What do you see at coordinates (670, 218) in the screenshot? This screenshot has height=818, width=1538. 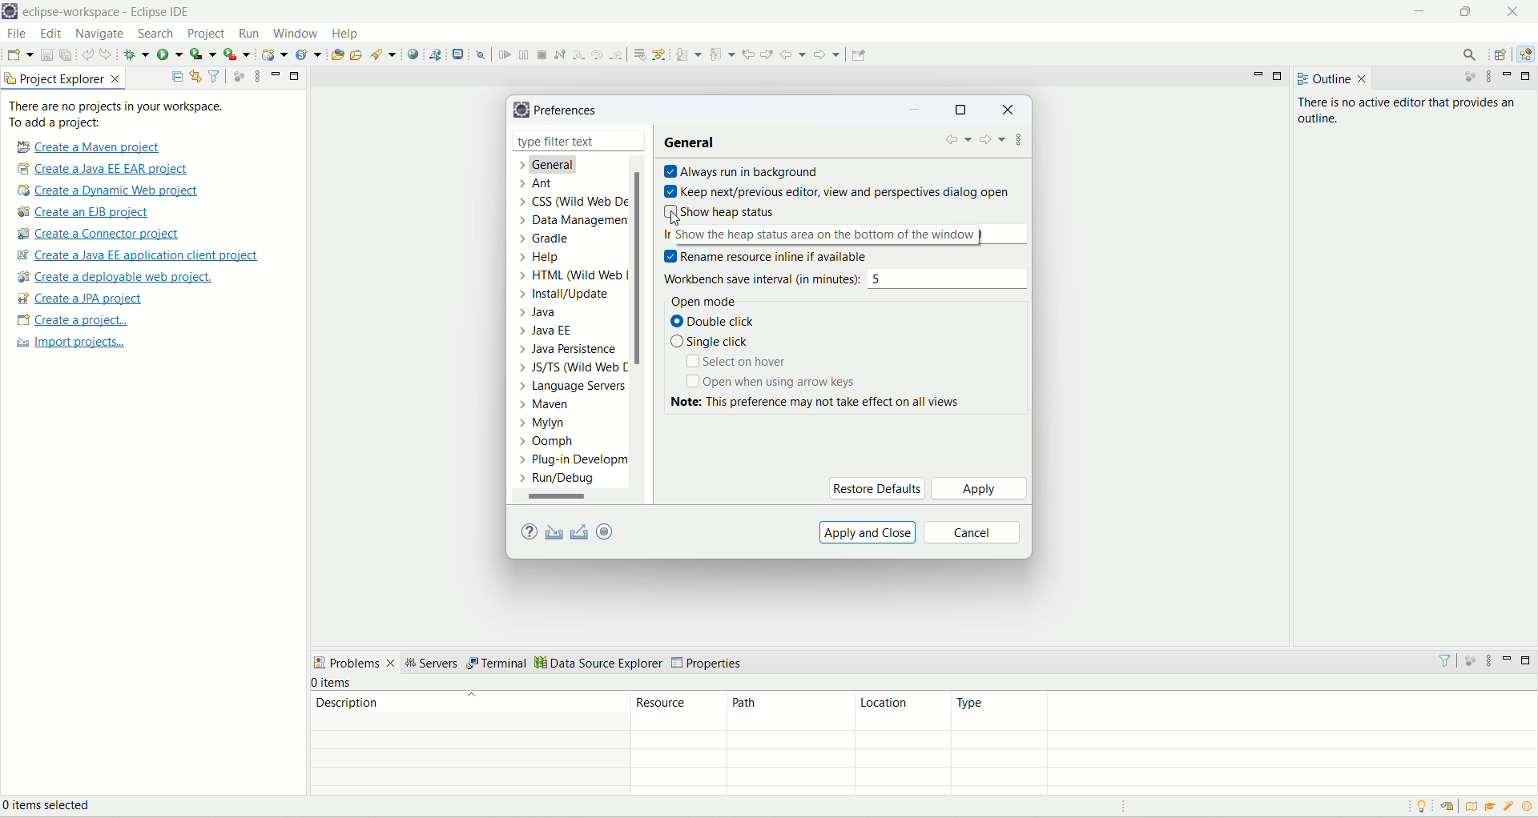 I see `cursor` at bounding box center [670, 218].